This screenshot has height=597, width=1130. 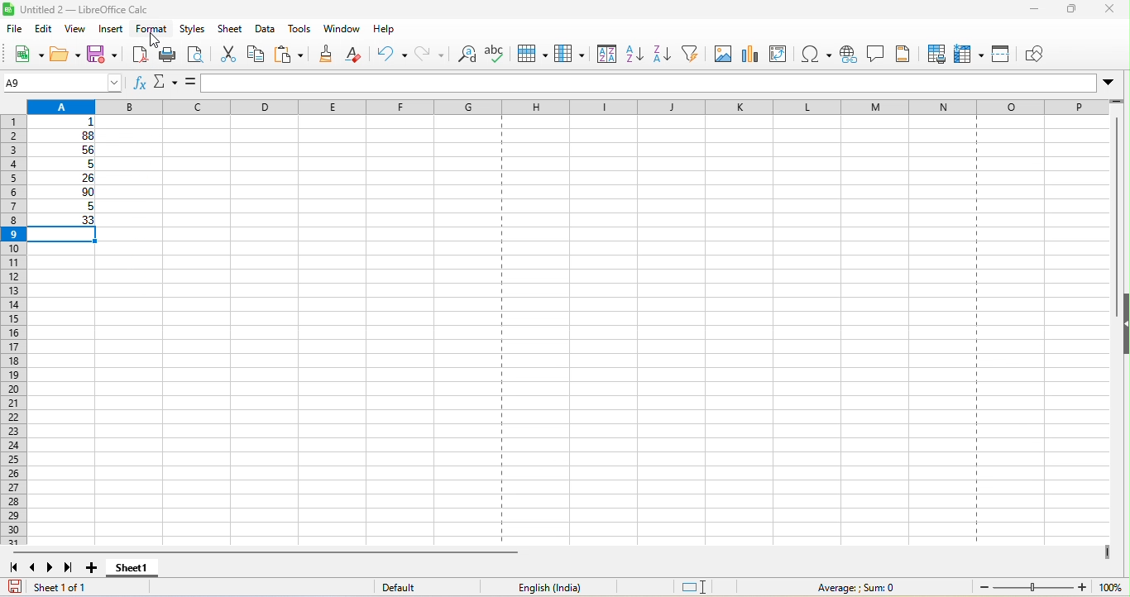 What do you see at coordinates (392, 54) in the screenshot?
I see `undo` at bounding box center [392, 54].